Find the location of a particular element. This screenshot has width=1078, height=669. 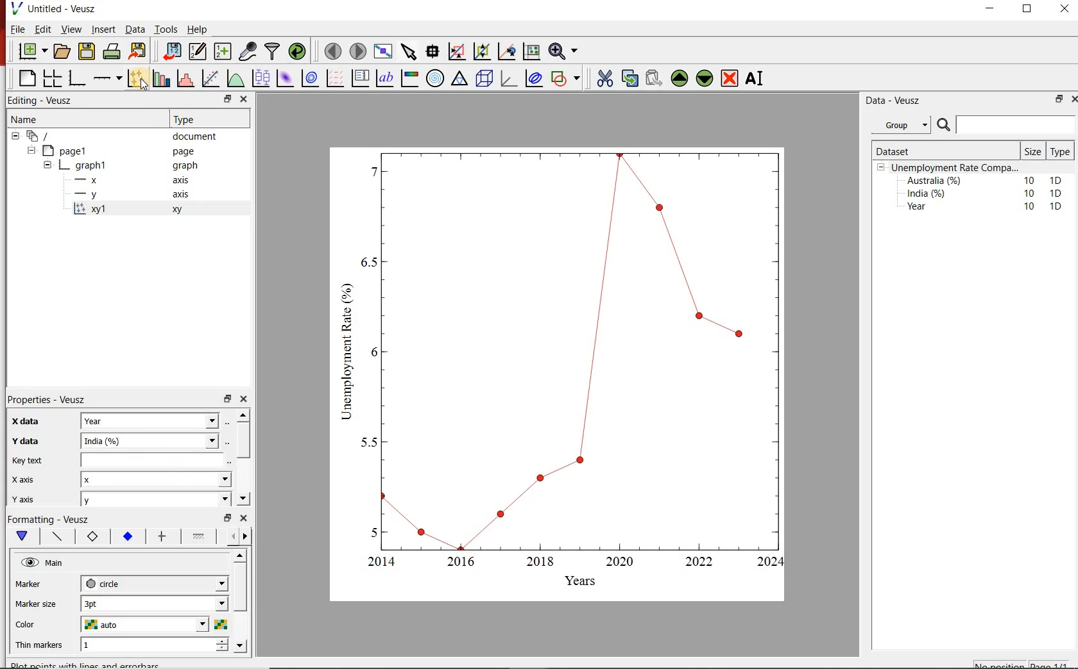

choose color is located at coordinates (220, 624).